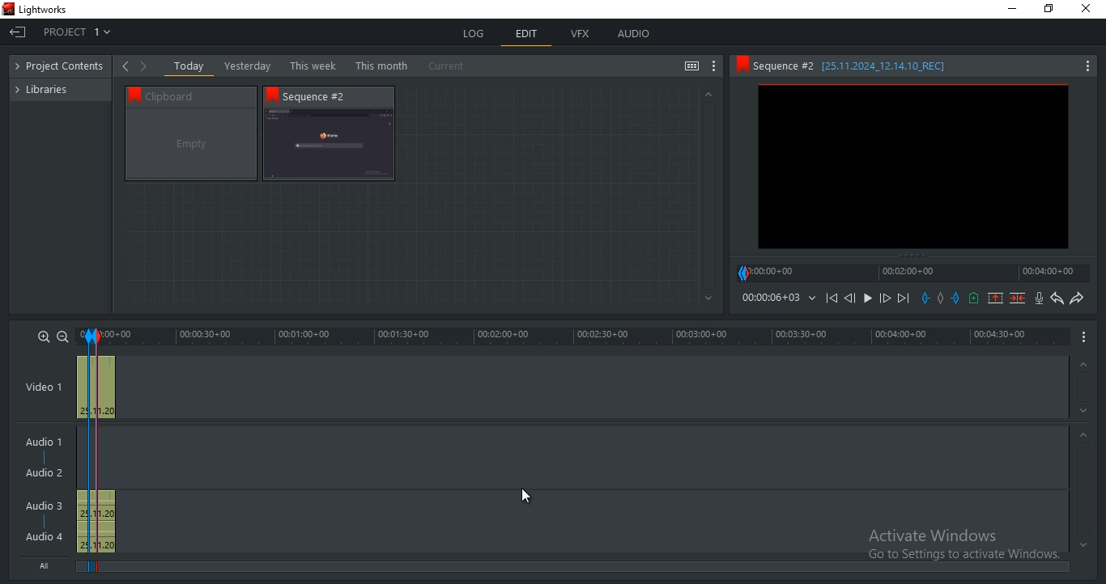  Describe the element at coordinates (96, 522) in the screenshot. I see `audio` at that location.